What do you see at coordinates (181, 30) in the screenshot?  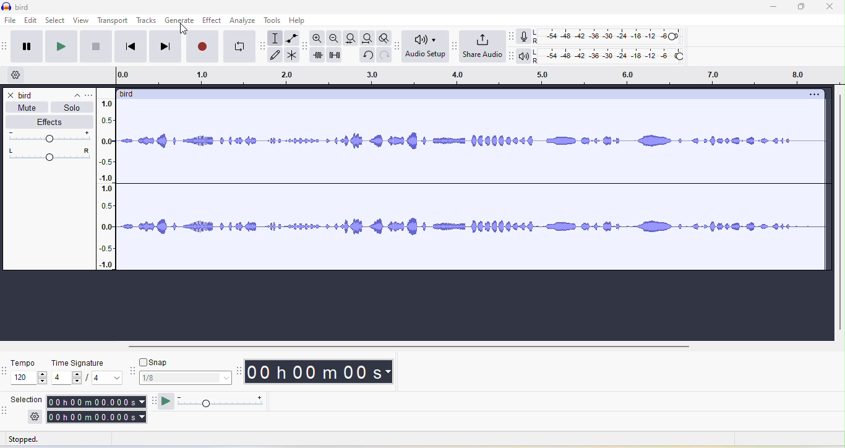 I see `cursor` at bounding box center [181, 30].